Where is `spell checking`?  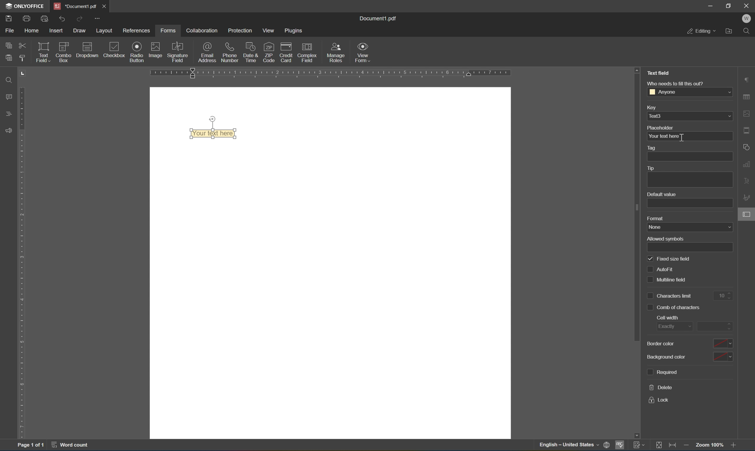 spell checking is located at coordinates (620, 446).